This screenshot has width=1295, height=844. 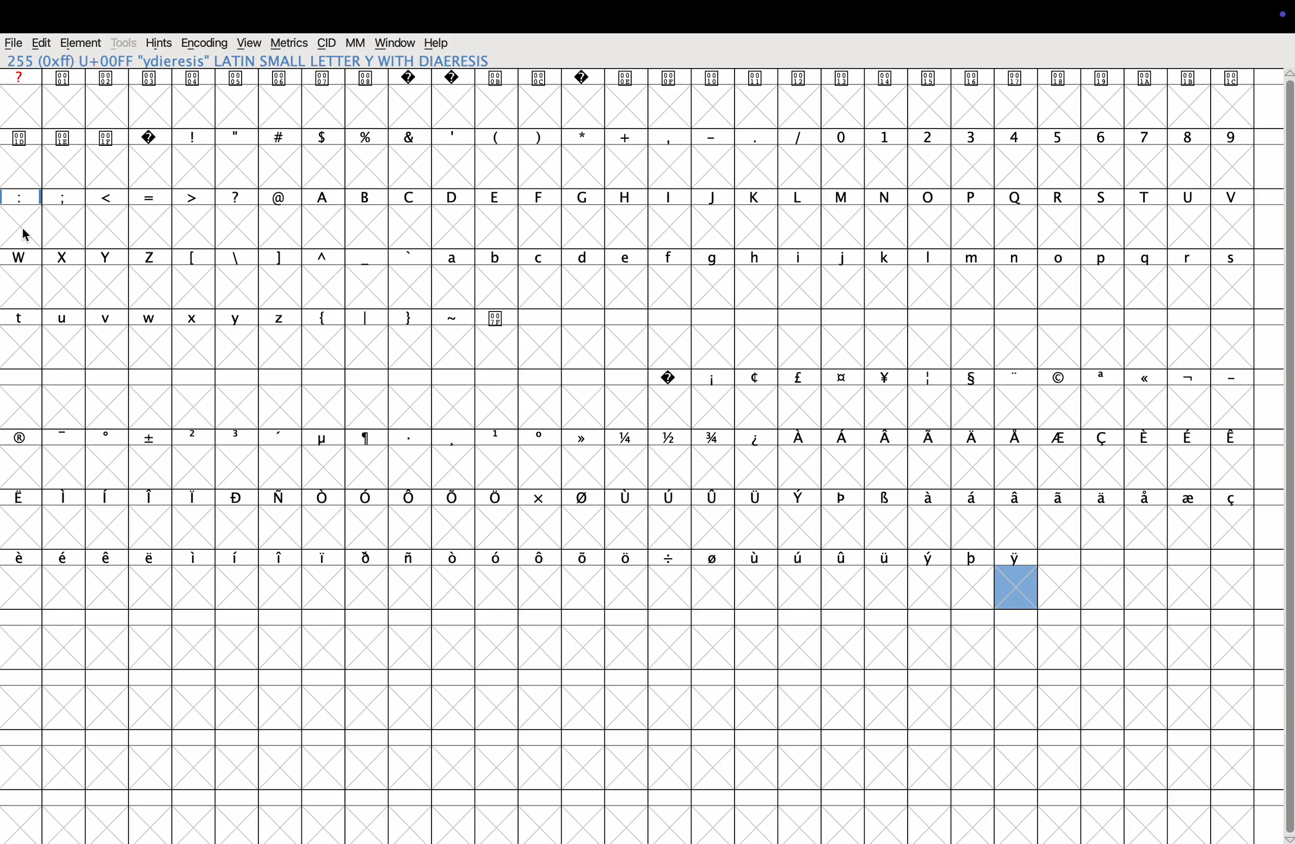 I want to click on o, so click(x=1062, y=280).